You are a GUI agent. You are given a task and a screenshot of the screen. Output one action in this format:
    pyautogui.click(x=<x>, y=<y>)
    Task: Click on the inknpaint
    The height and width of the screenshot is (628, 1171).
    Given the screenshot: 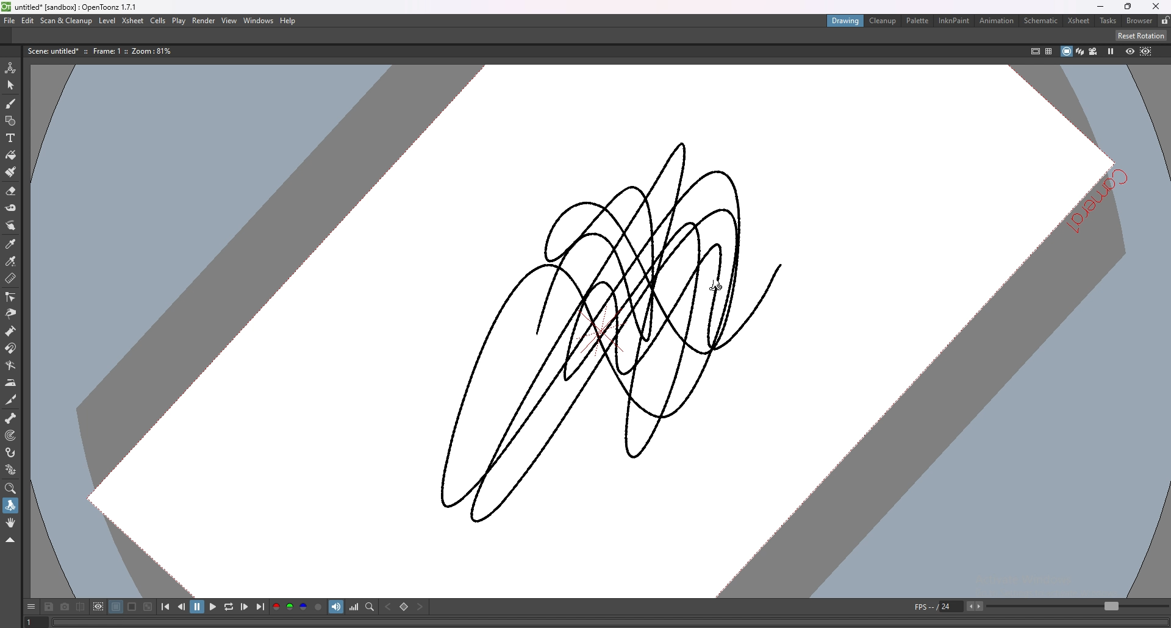 What is the action you would take?
    pyautogui.click(x=957, y=20)
    